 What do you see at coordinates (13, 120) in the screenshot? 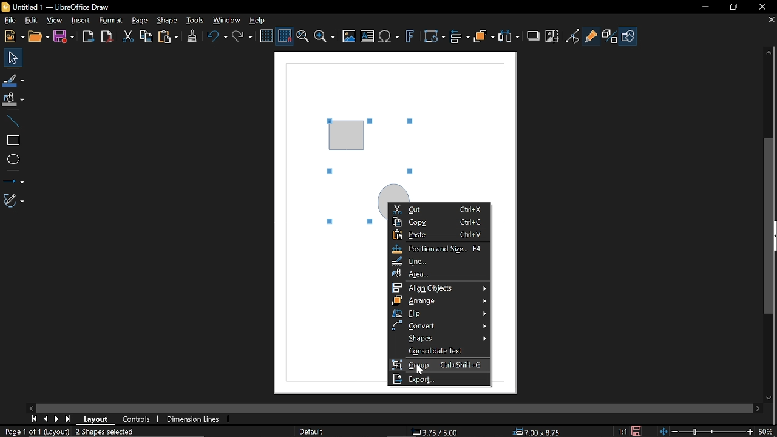
I see `Line` at bounding box center [13, 120].